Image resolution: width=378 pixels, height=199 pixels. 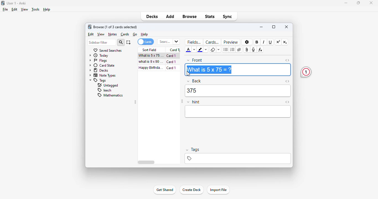 I want to click on toggle sidebar, so click(x=182, y=101).